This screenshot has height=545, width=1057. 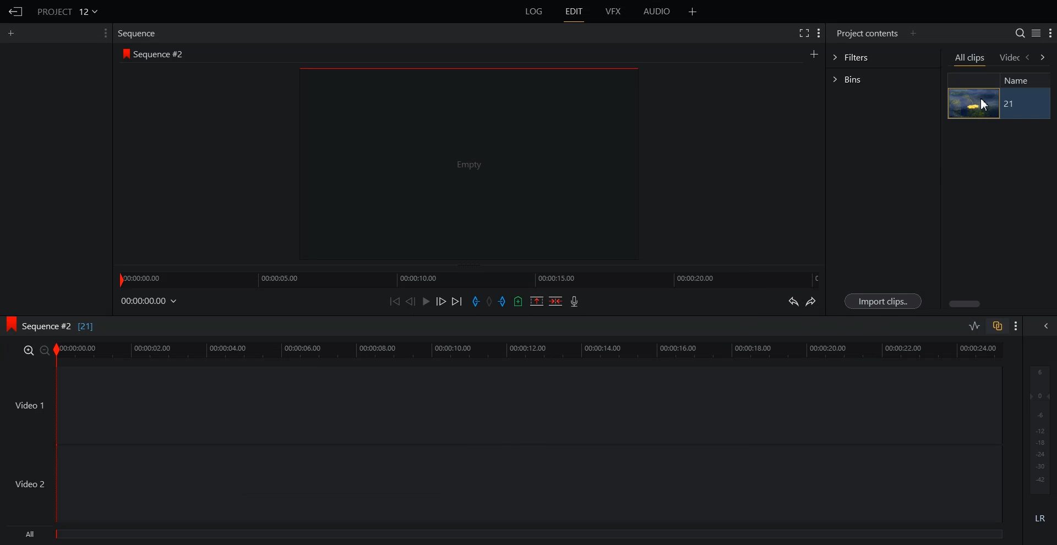 I want to click on Move Forward, so click(x=457, y=301).